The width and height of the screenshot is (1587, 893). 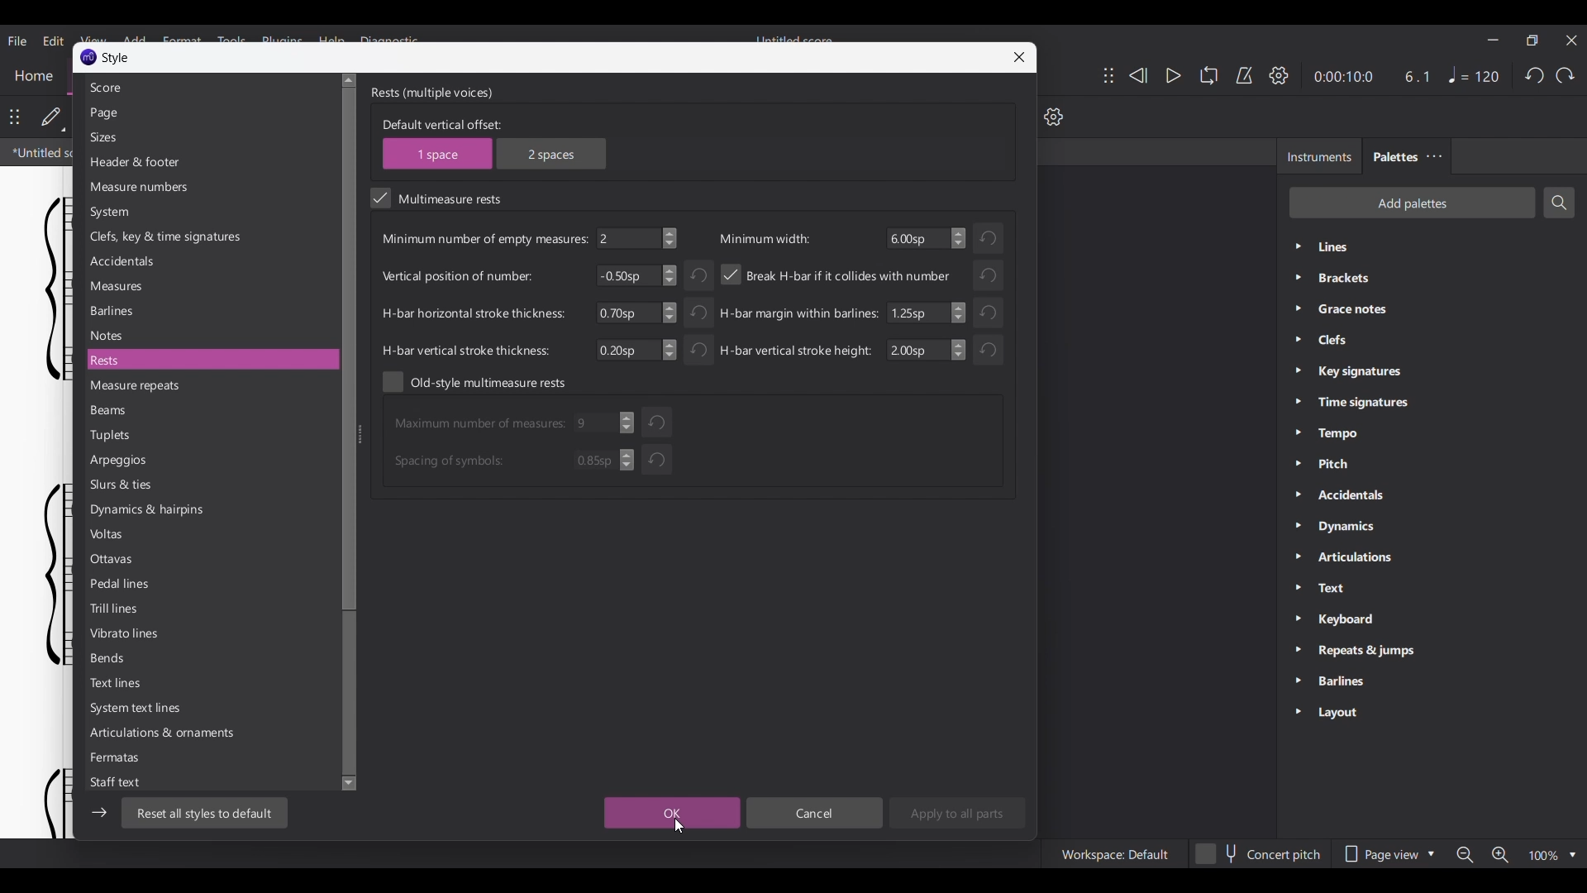 I want to click on File menu, so click(x=17, y=41).